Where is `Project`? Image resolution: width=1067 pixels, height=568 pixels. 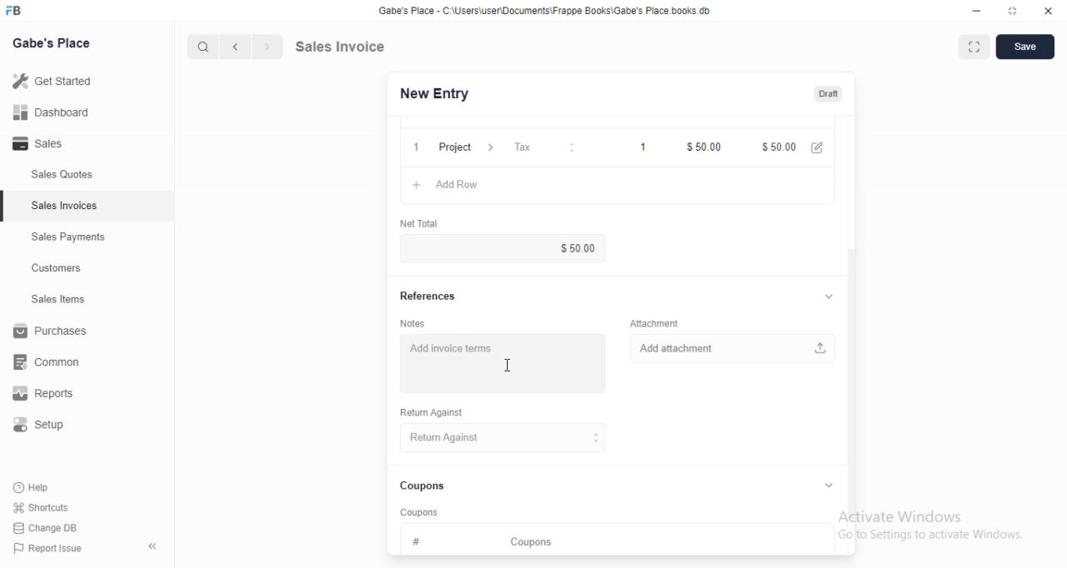
Project is located at coordinates (464, 146).